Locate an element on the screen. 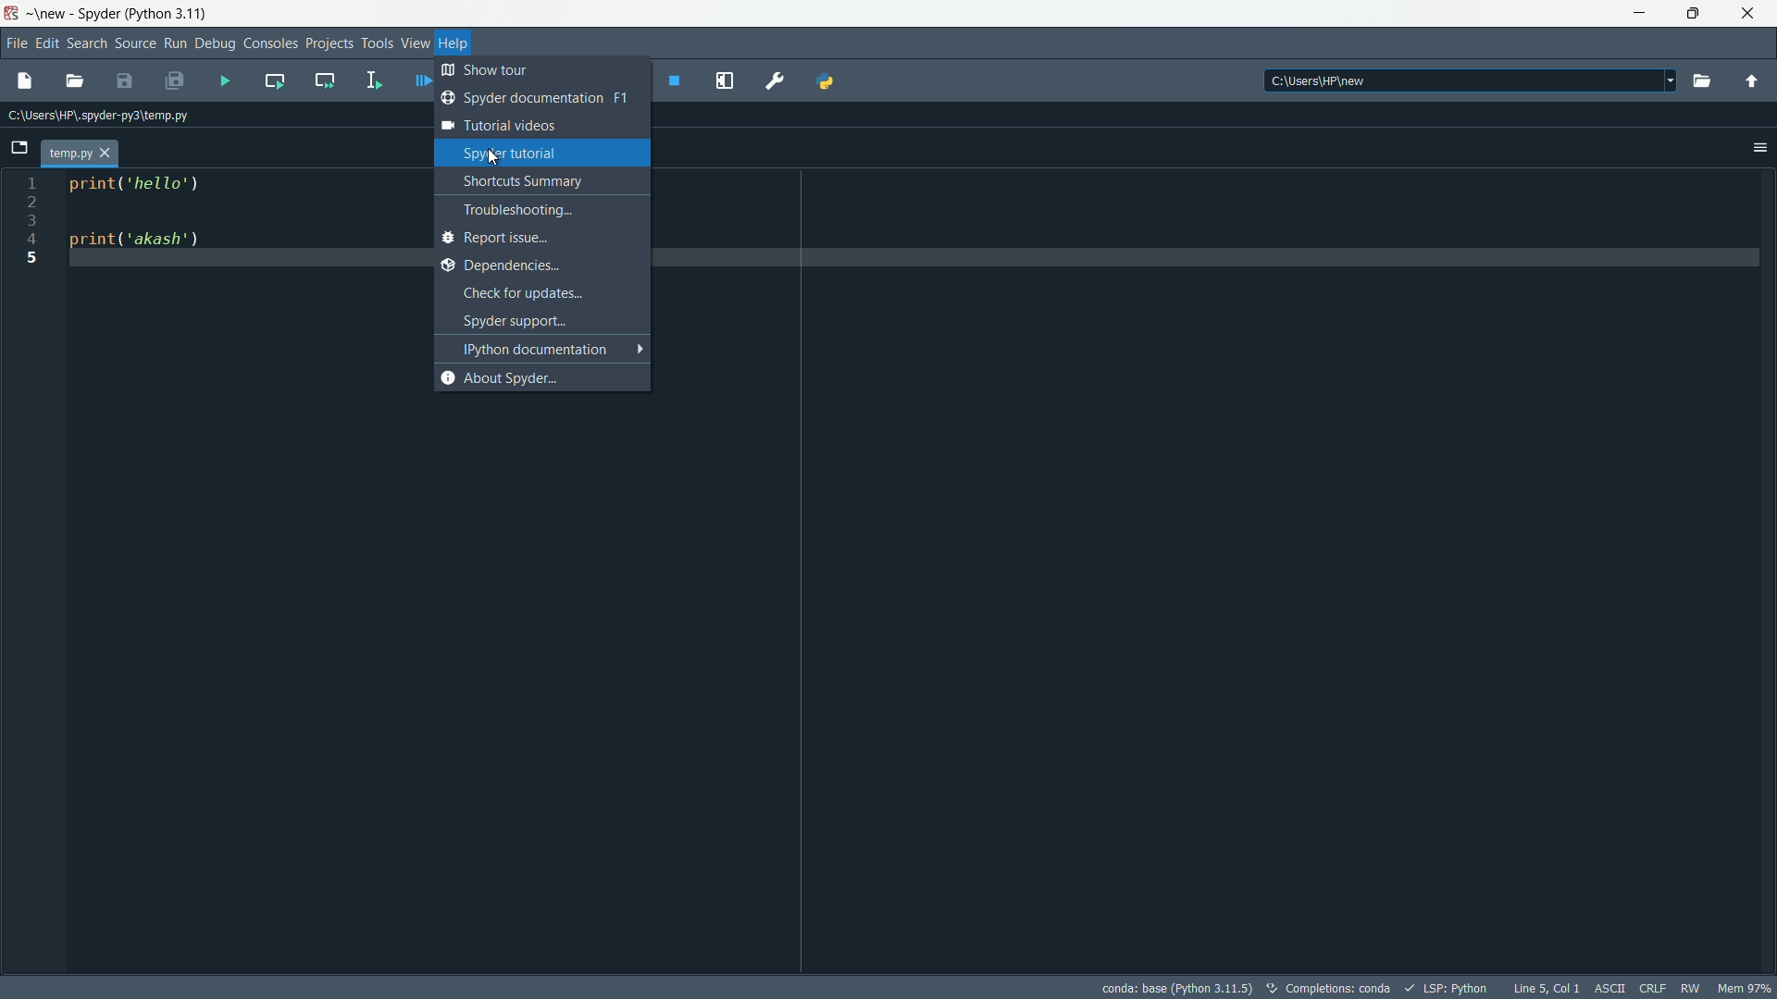 Image resolution: width=1777 pixels, height=999 pixels. open file is located at coordinates (76, 80).